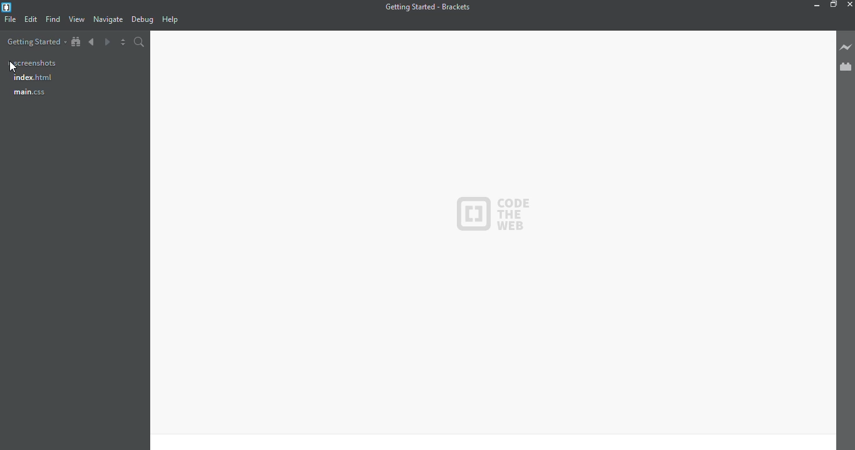  Describe the element at coordinates (142, 20) in the screenshot. I see `debug` at that location.